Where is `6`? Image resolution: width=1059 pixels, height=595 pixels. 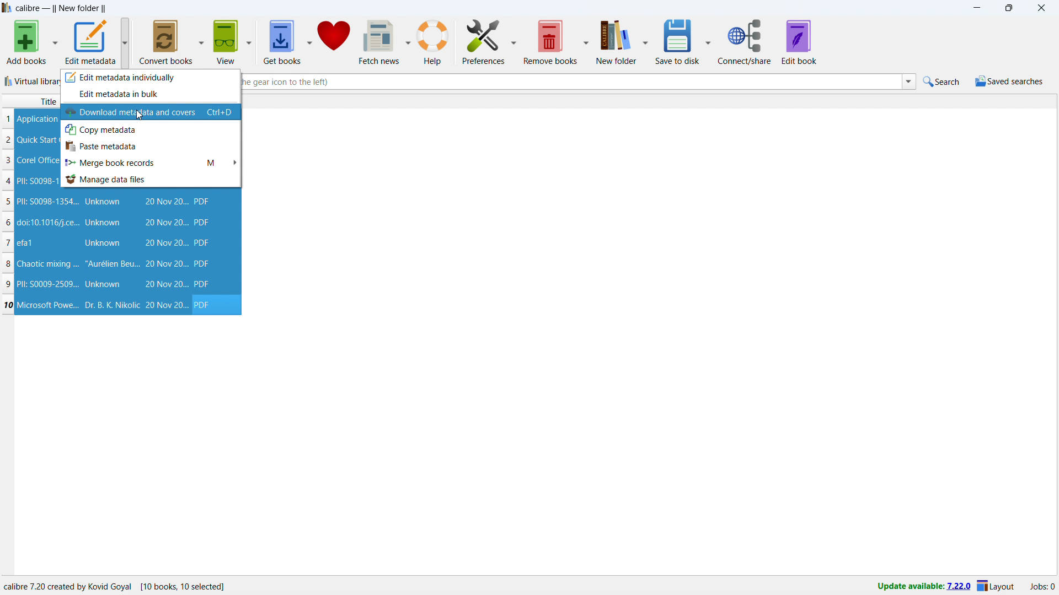
6 is located at coordinates (7, 223).